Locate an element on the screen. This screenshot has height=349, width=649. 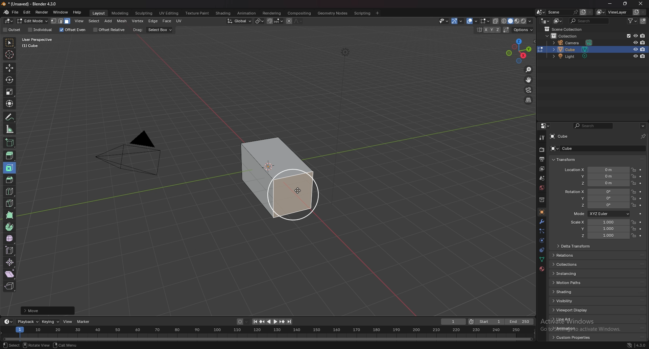
mesh edit mode is located at coordinates (485, 21).